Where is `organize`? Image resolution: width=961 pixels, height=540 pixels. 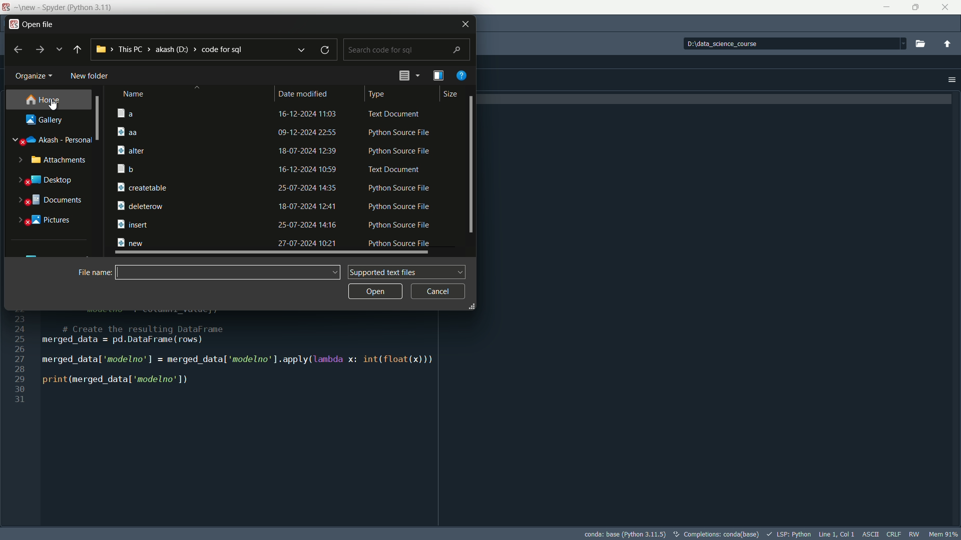 organize is located at coordinates (36, 77).